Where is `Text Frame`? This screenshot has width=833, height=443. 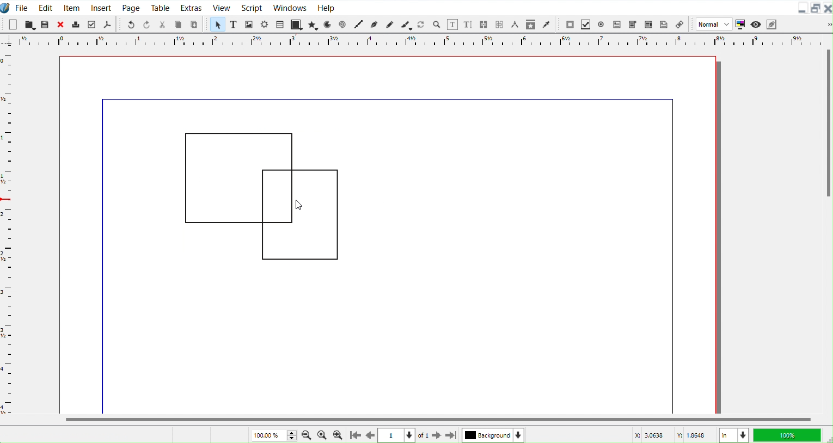
Text Frame is located at coordinates (234, 24).